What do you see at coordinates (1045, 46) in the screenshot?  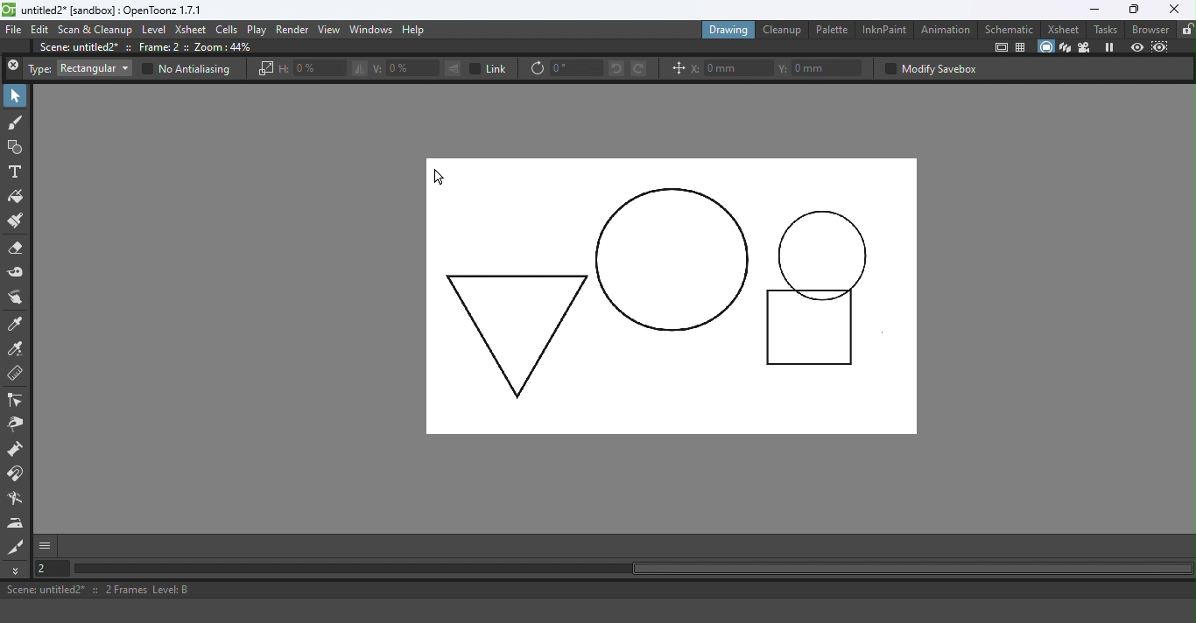 I see `Camera stand view` at bounding box center [1045, 46].